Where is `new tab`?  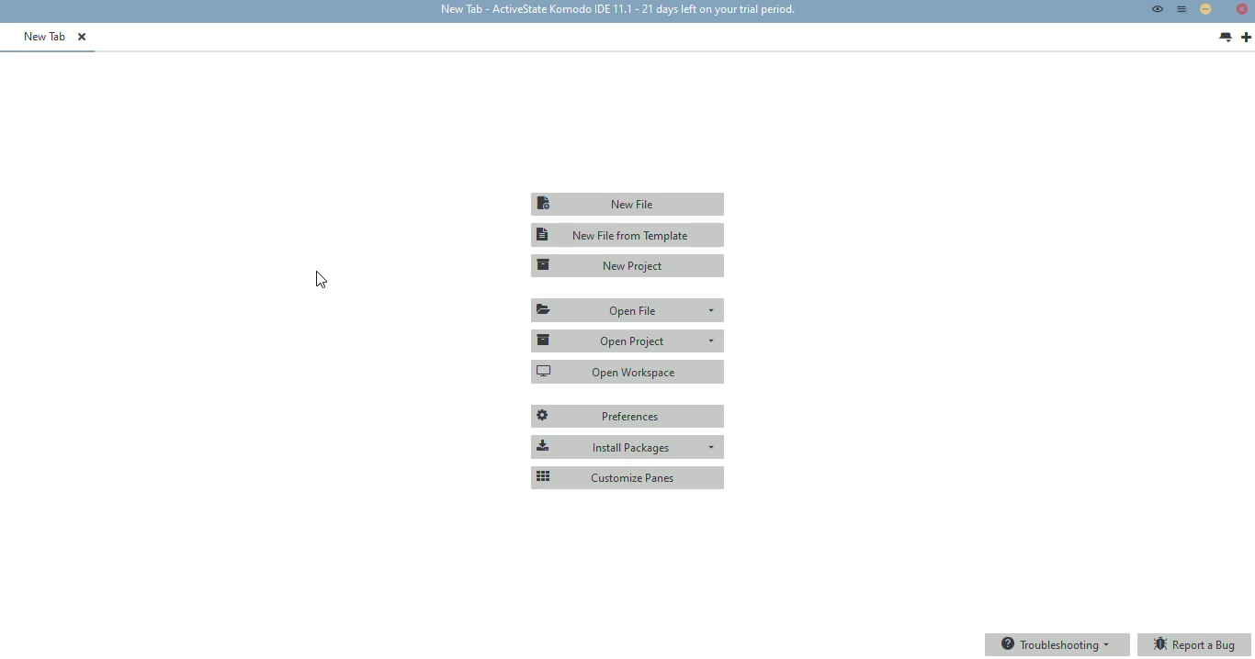
new tab is located at coordinates (617, 9).